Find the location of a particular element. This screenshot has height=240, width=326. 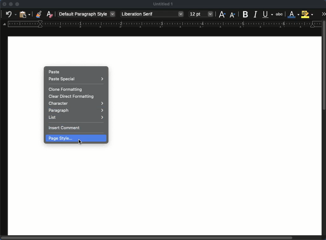

paragraph is located at coordinates (76, 111).